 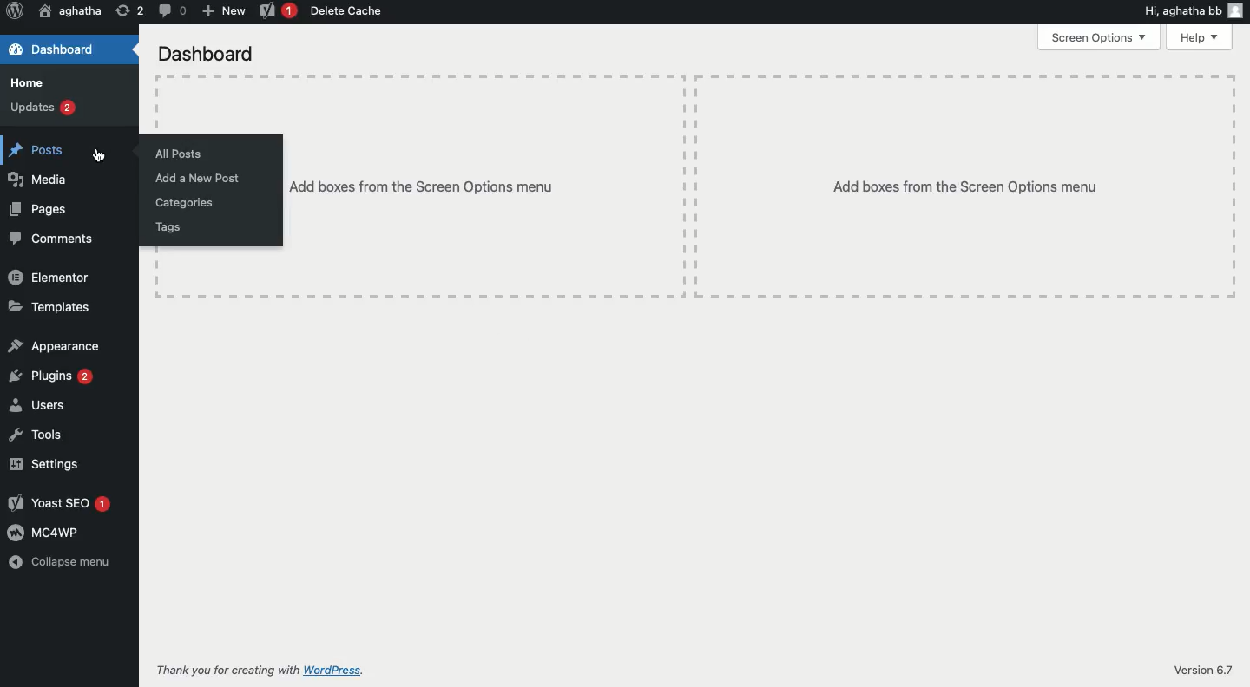 What do you see at coordinates (1234, 185) in the screenshot?
I see `Table line` at bounding box center [1234, 185].